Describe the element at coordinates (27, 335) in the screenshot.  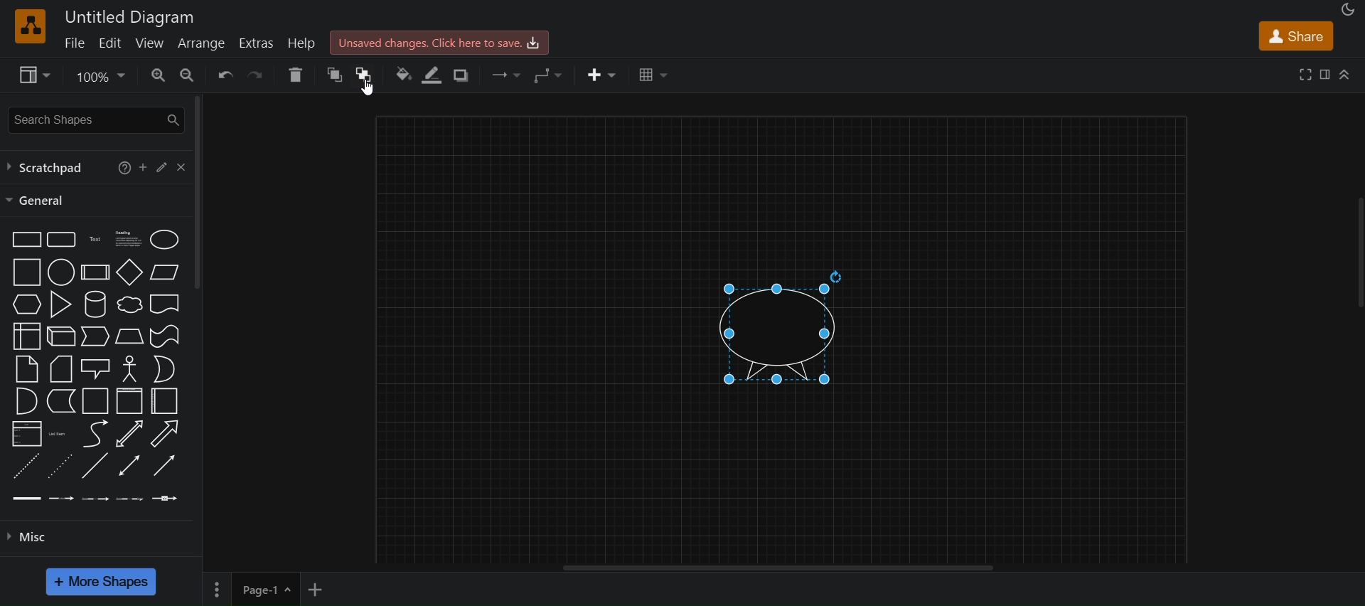
I see `internal storage` at that location.